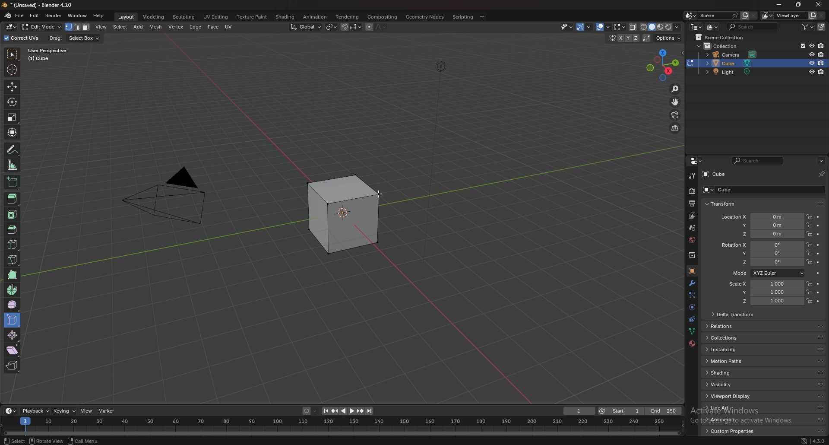  Describe the element at coordinates (599, 27) in the screenshot. I see `show gizmo` at that location.